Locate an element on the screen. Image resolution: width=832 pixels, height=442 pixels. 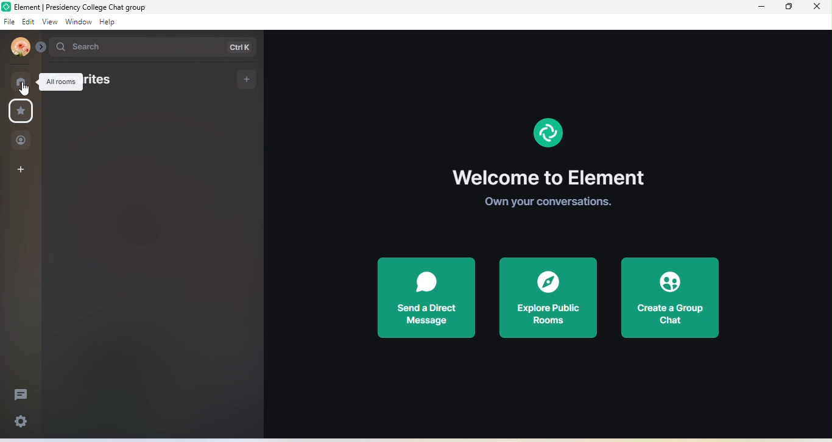
all rooms is located at coordinates (60, 82).